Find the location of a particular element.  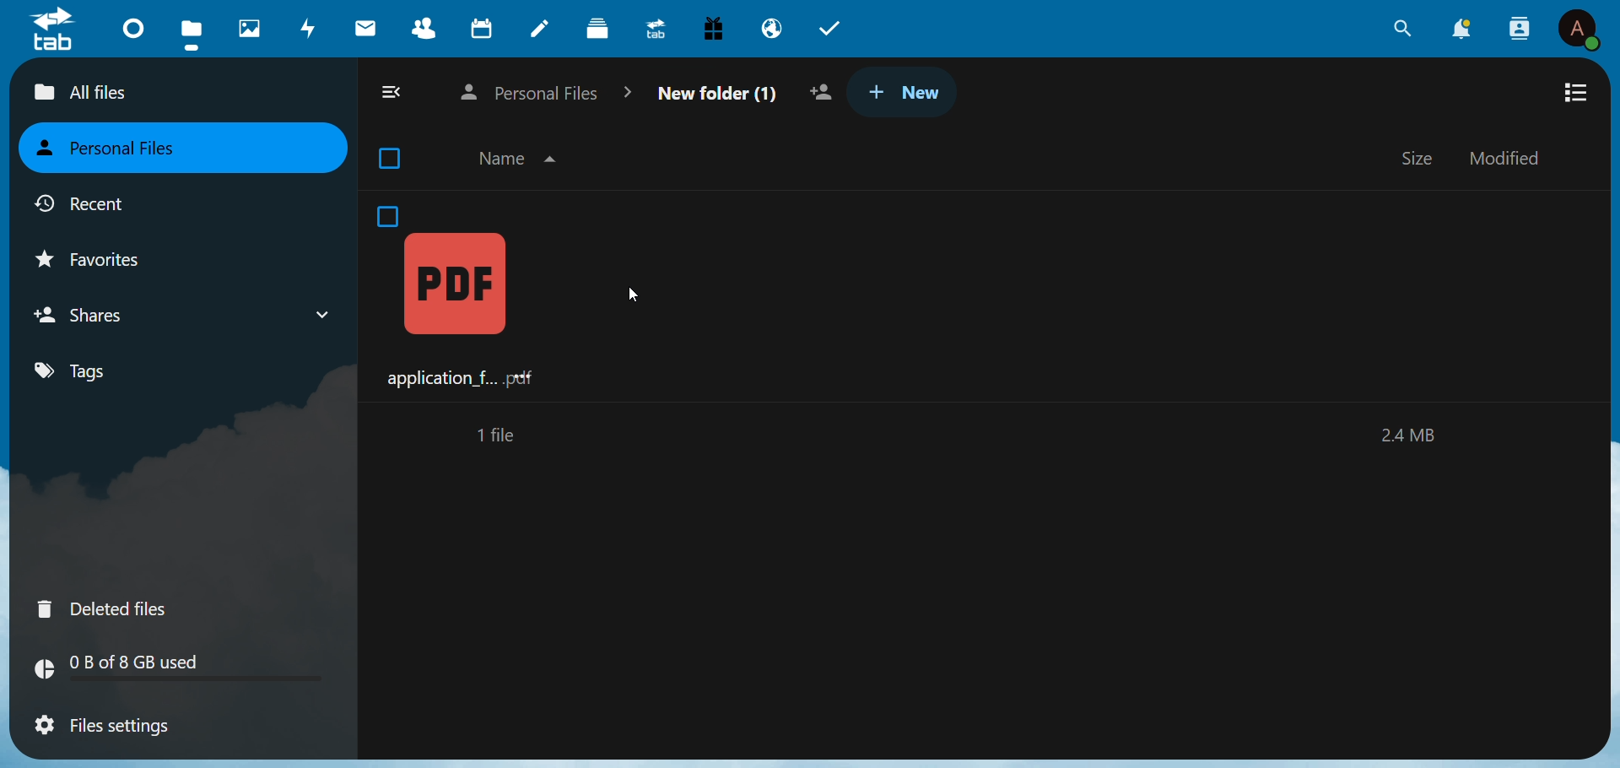

select is located at coordinates (394, 158).